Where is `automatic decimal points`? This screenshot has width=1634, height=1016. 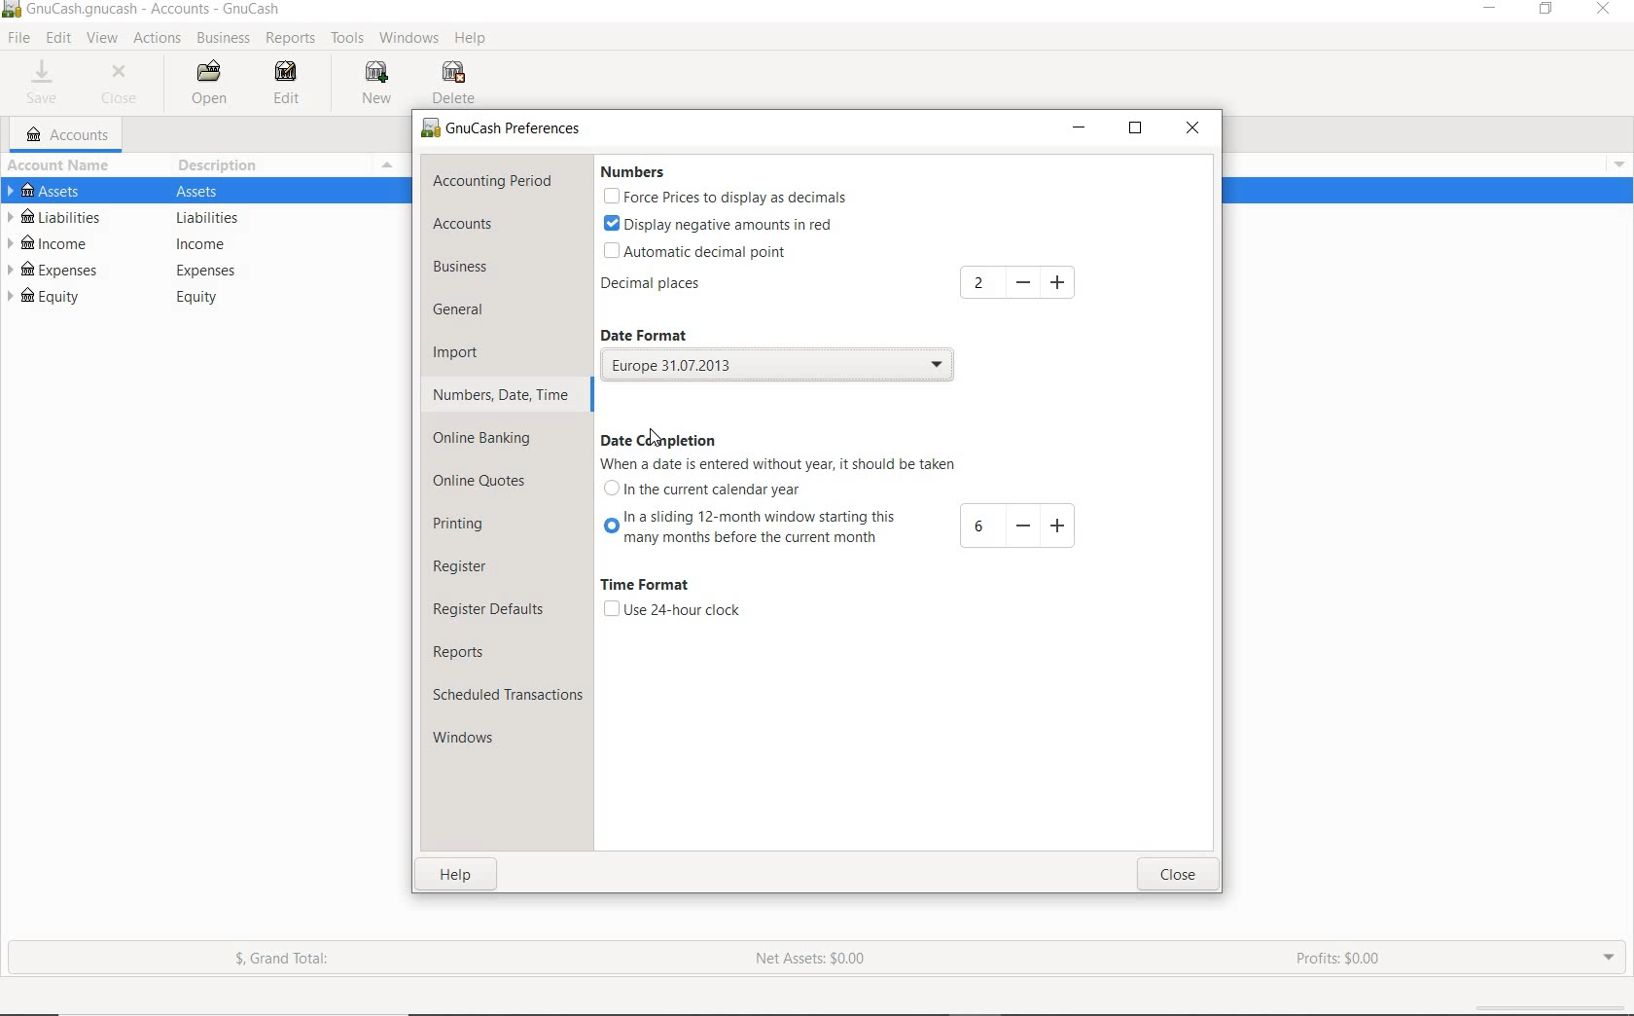
automatic decimal points is located at coordinates (697, 253).